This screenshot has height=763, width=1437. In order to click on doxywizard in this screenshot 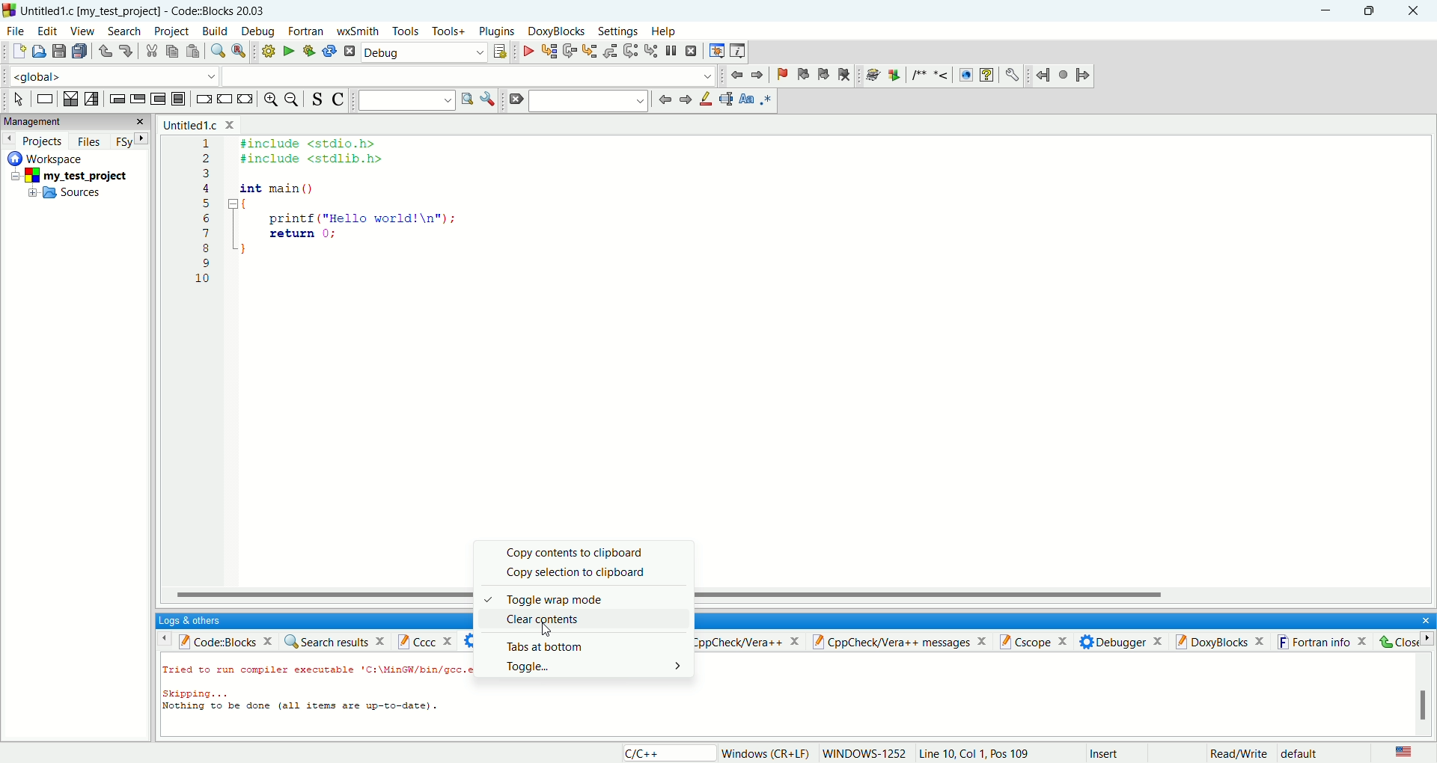, I will do `click(870, 76)`.